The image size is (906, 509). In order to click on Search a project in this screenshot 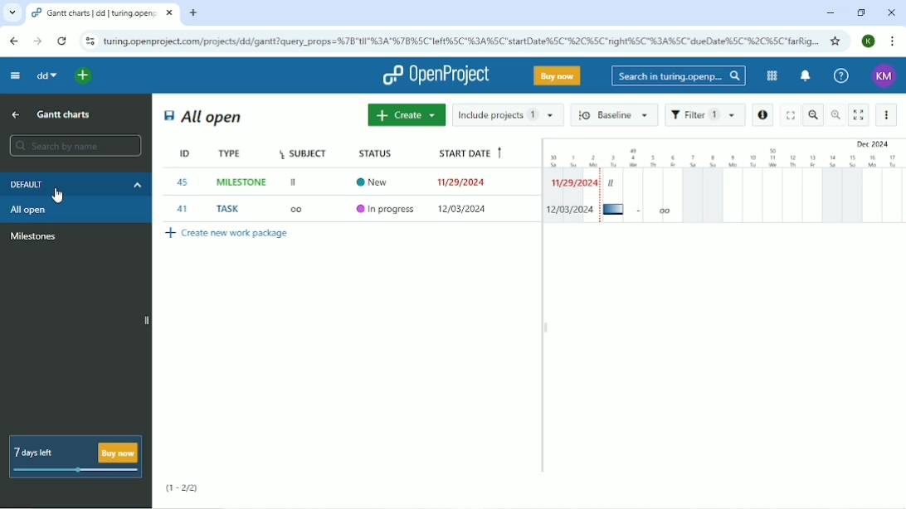, I will do `click(85, 77)`.